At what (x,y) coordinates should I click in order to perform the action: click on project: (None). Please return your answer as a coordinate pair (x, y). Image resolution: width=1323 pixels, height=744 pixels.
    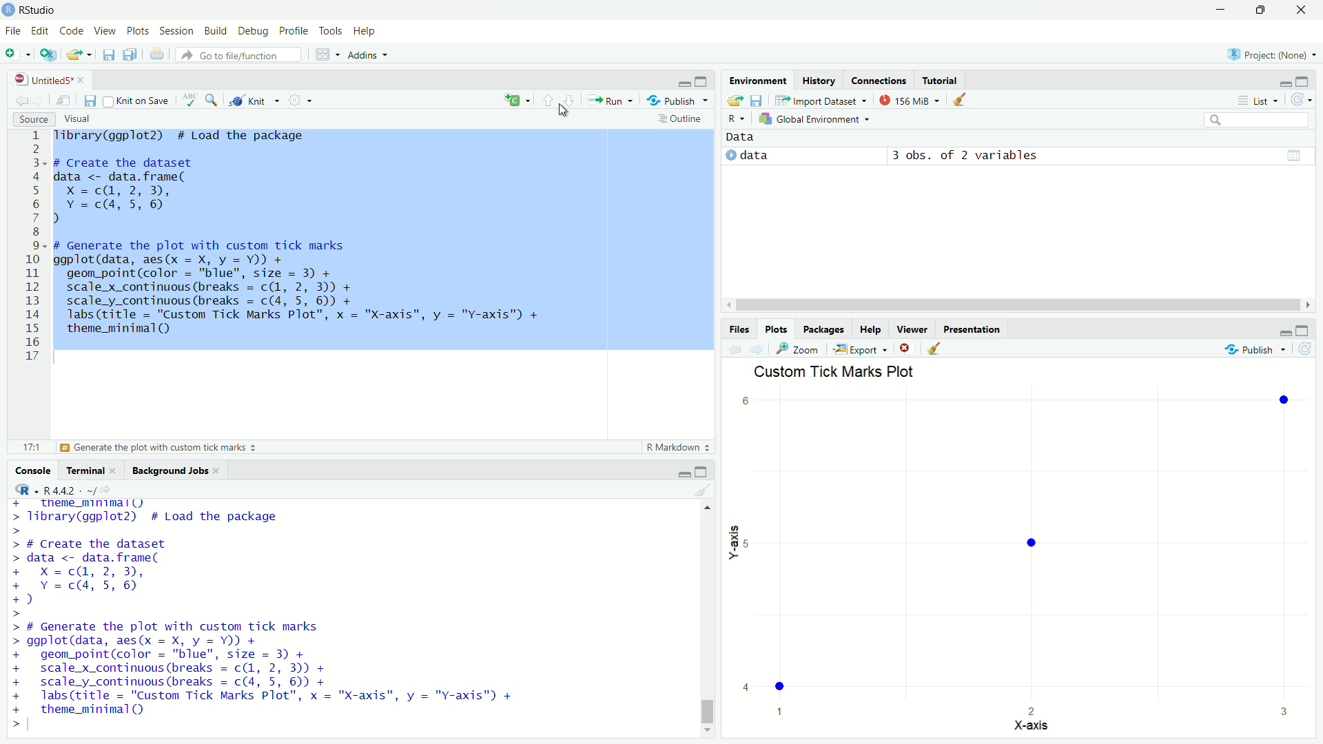
    Looking at the image, I should click on (1271, 51).